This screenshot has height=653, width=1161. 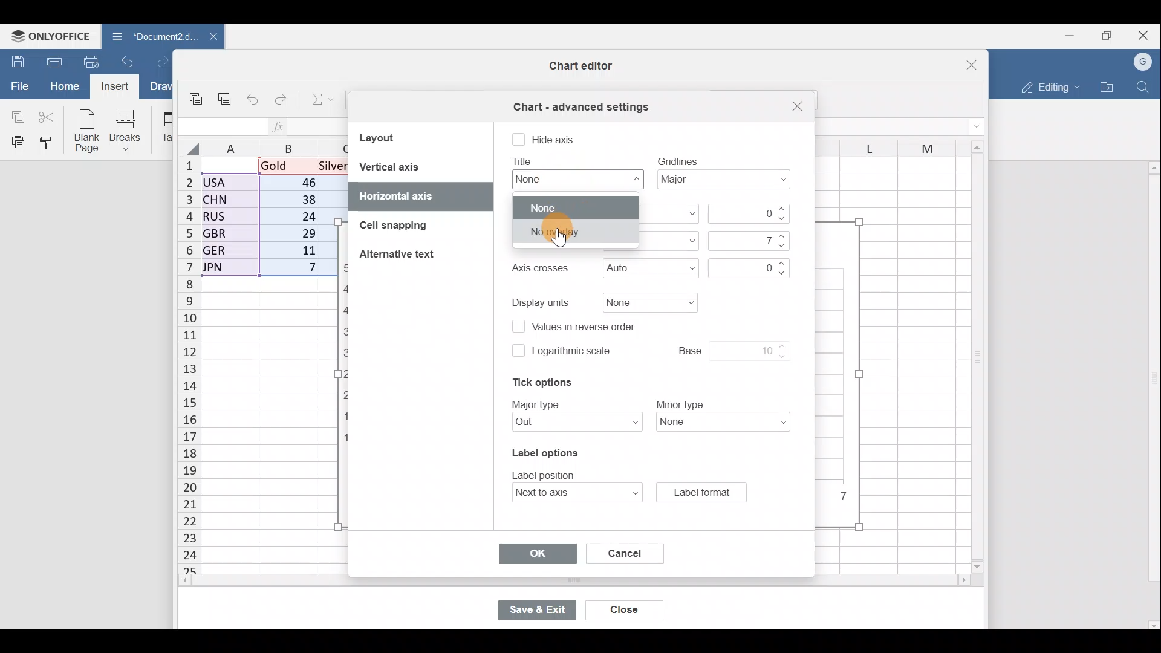 What do you see at coordinates (393, 137) in the screenshot?
I see `Layout` at bounding box center [393, 137].